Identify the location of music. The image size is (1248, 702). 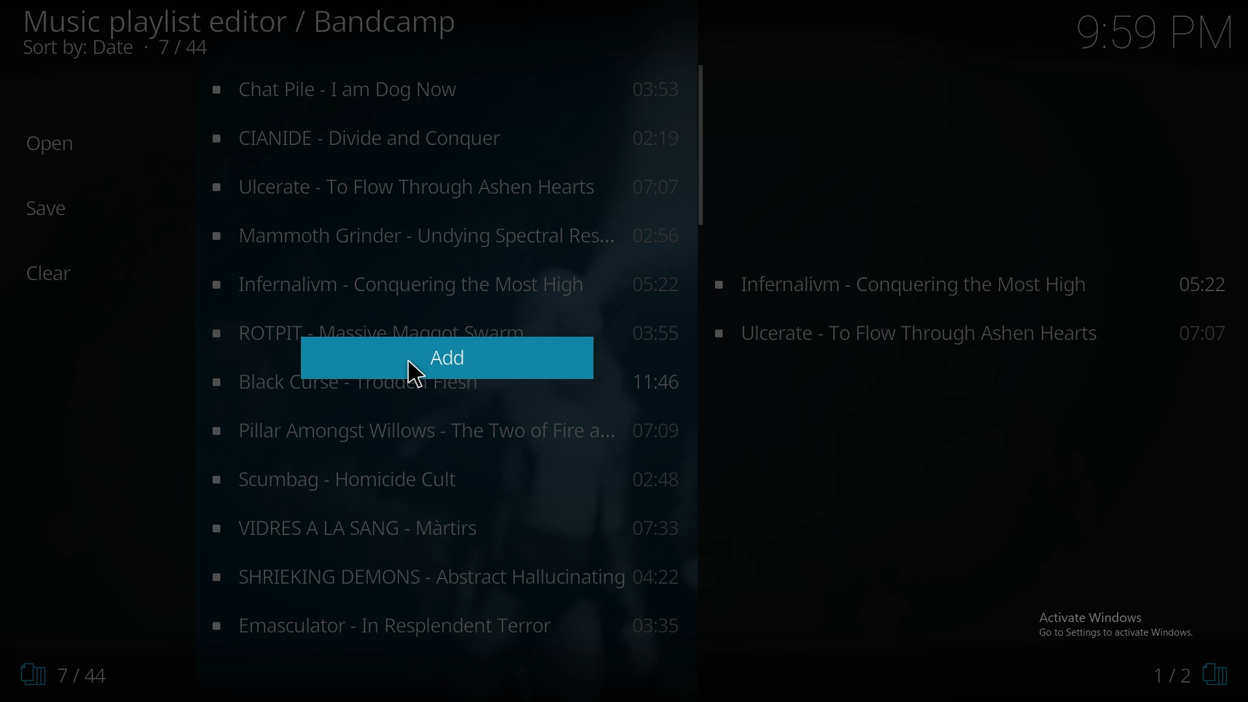
(446, 139).